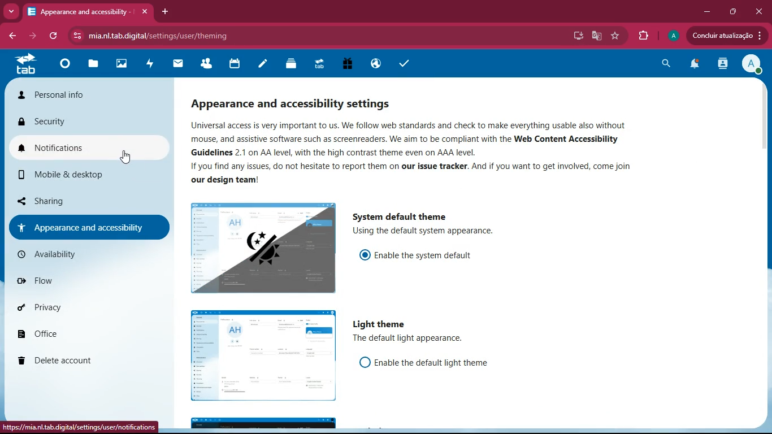  I want to click on back, so click(11, 36).